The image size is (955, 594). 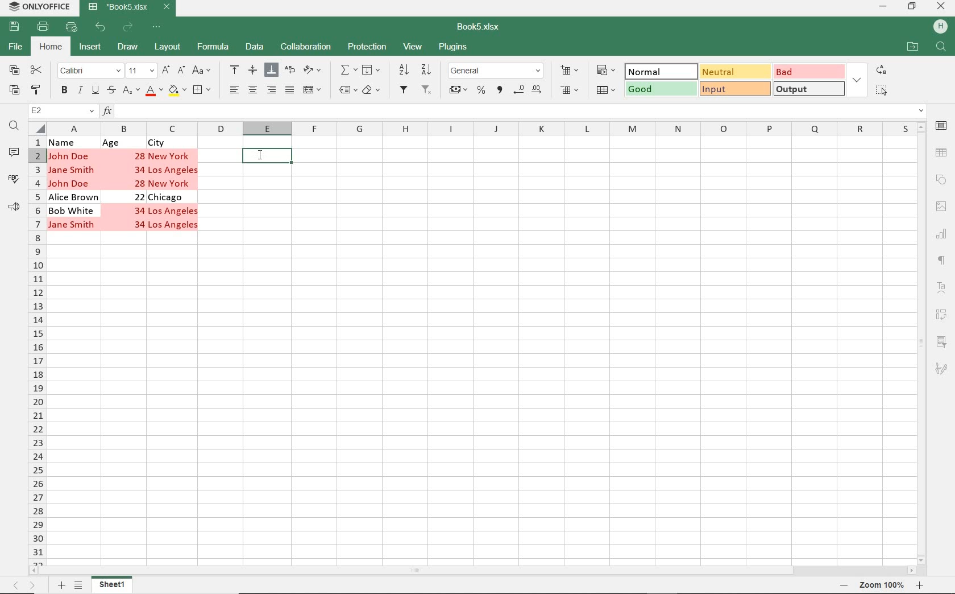 What do you see at coordinates (142, 183) in the screenshot?
I see `28` at bounding box center [142, 183].